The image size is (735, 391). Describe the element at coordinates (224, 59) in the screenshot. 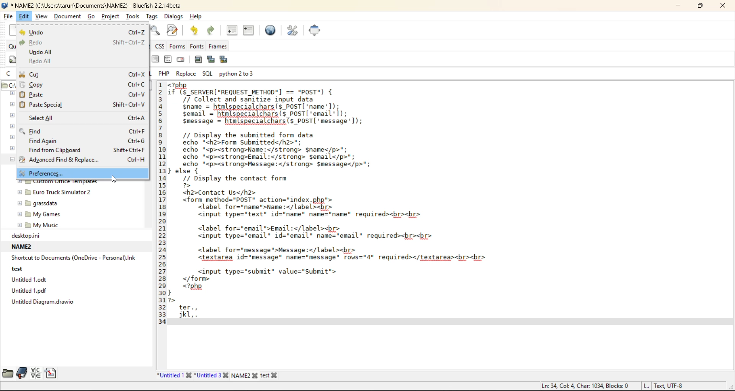

I see `insert multiple thumbnail` at that location.